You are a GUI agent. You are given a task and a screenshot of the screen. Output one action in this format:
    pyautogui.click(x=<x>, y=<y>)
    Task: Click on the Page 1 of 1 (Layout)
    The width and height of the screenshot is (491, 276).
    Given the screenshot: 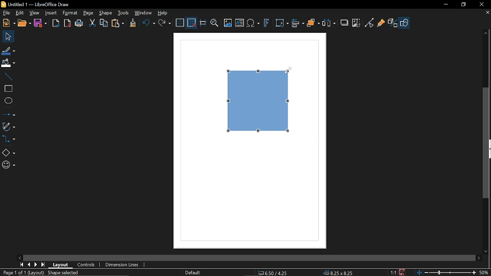 What is the action you would take?
    pyautogui.click(x=22, y=273)
    